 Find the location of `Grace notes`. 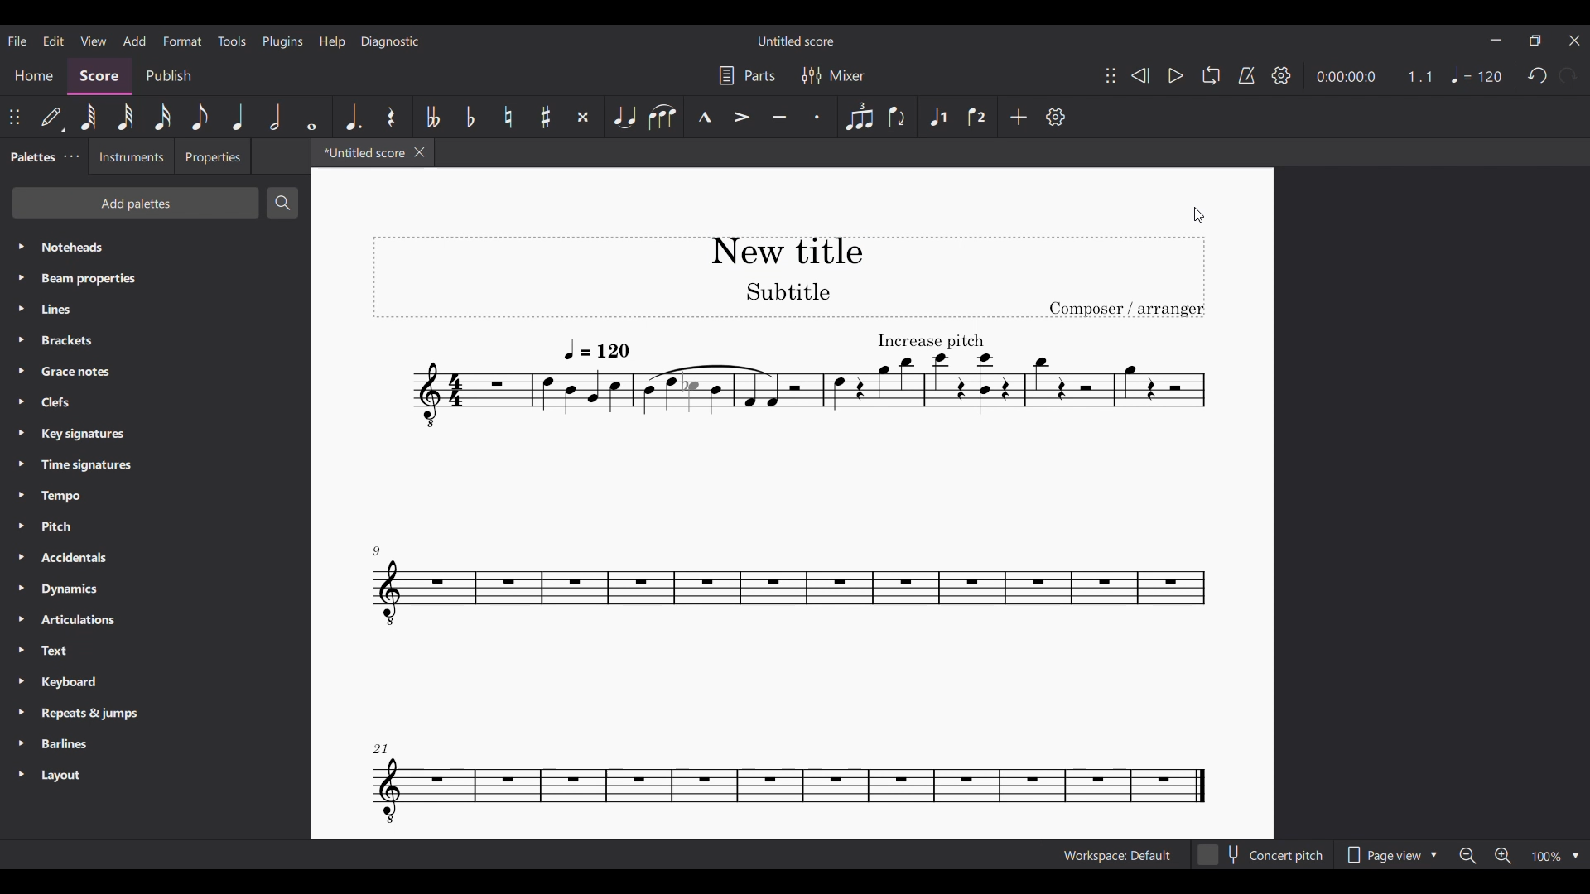

Grace notes is located at coordinates (155, 372).